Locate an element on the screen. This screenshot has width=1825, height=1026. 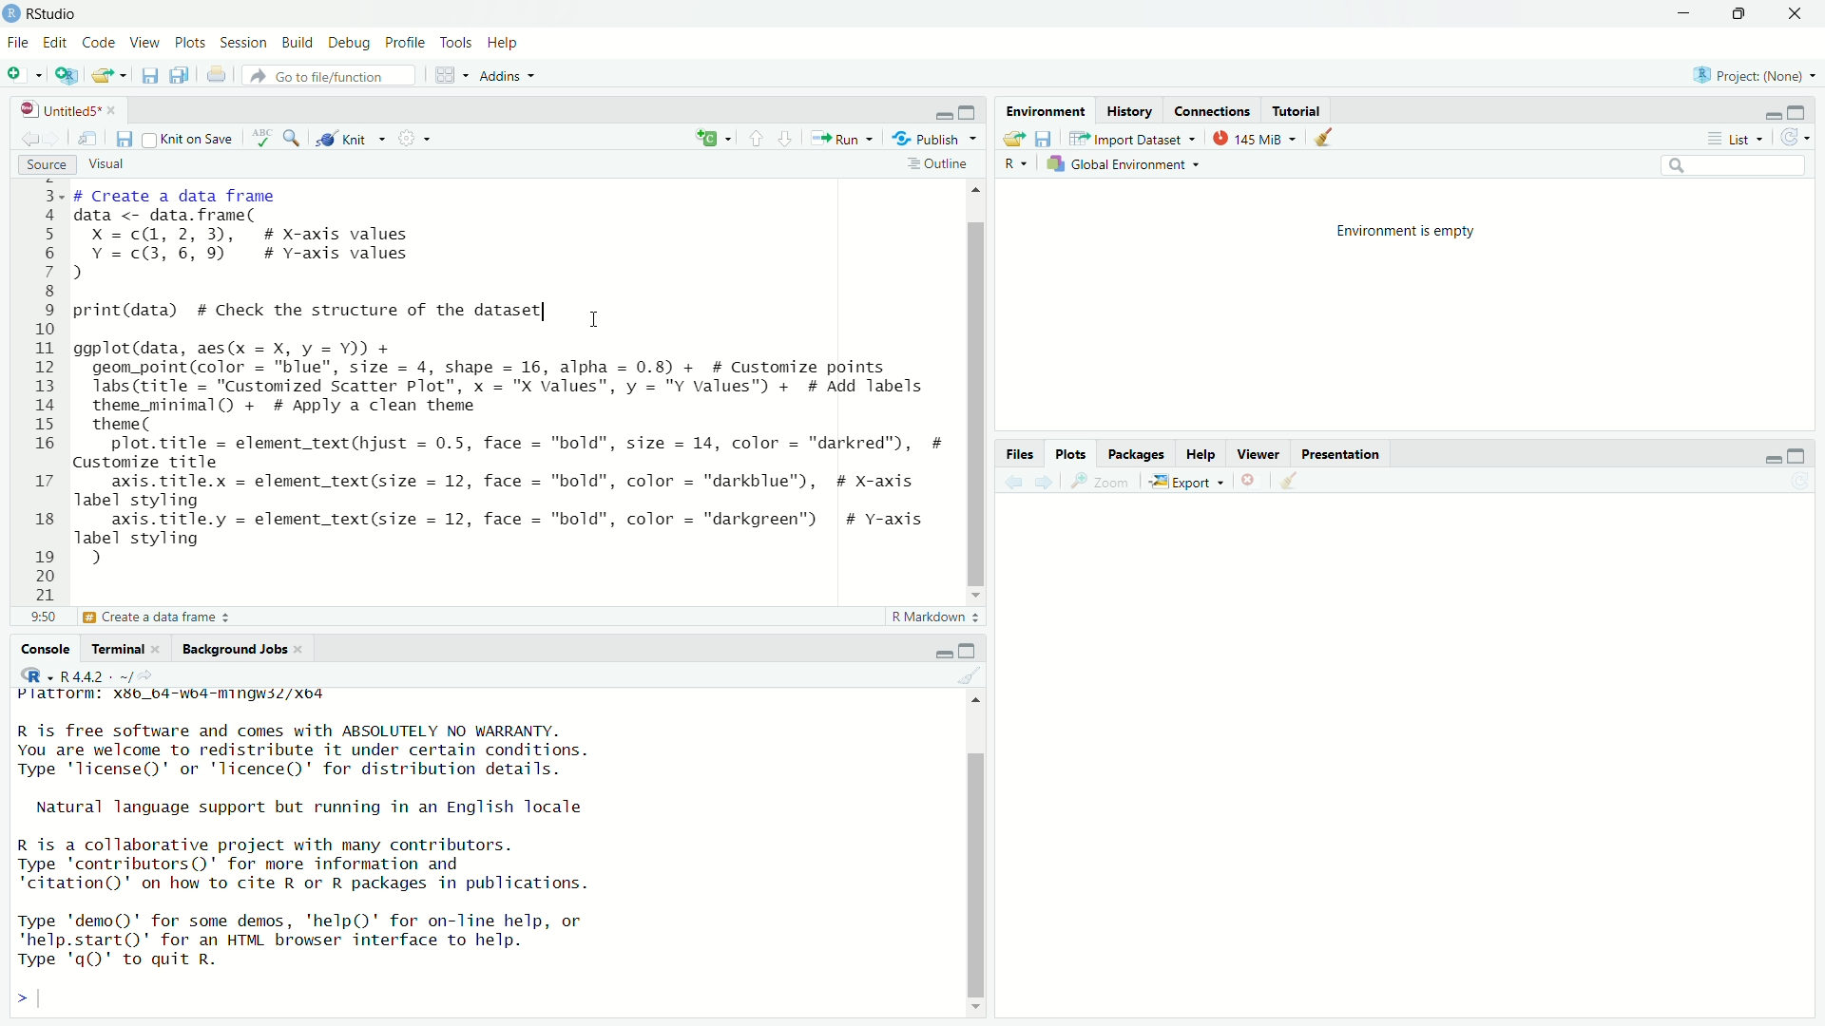
R Markdown is located at coordinates (935, 618).